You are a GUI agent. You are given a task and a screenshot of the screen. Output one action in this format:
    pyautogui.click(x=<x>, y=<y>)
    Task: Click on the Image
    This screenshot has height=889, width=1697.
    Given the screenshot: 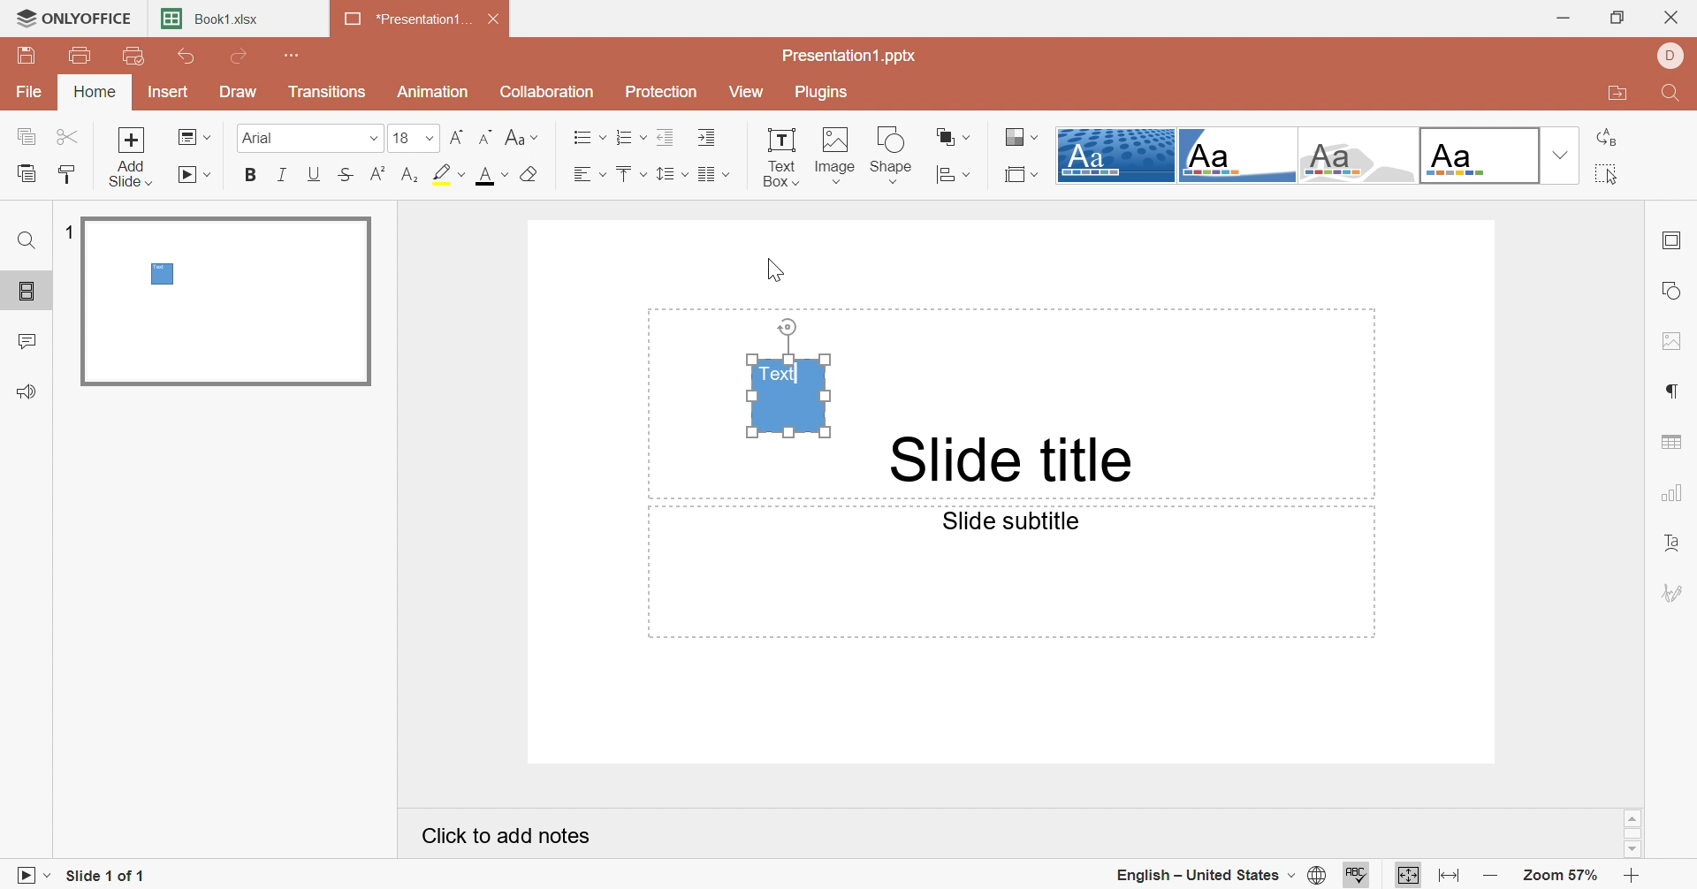 What is the action you would take?
    pyautogui.click(x=835, y=156)
    